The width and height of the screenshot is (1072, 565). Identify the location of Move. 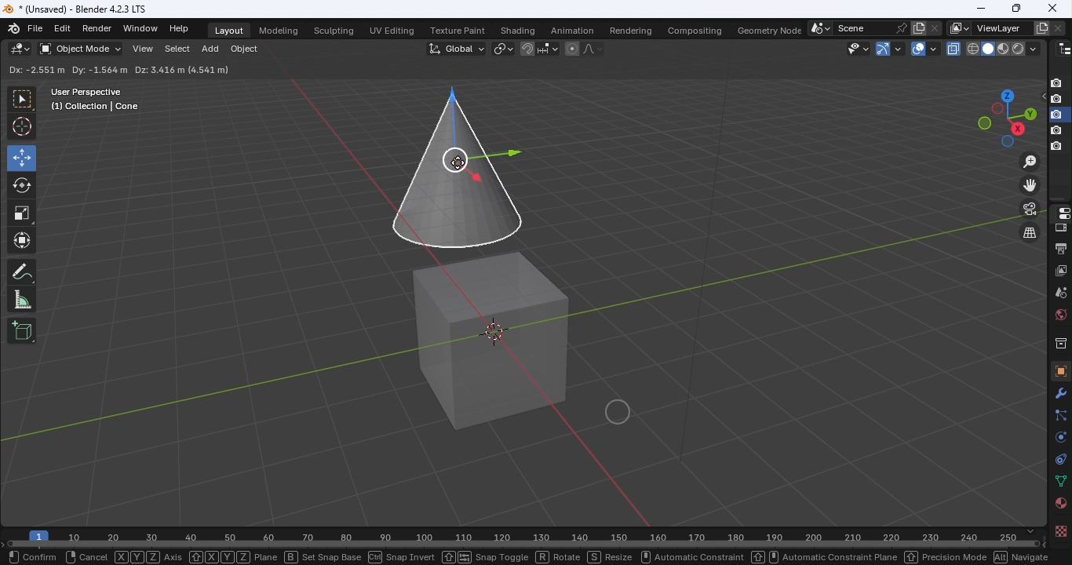
(21, 157).